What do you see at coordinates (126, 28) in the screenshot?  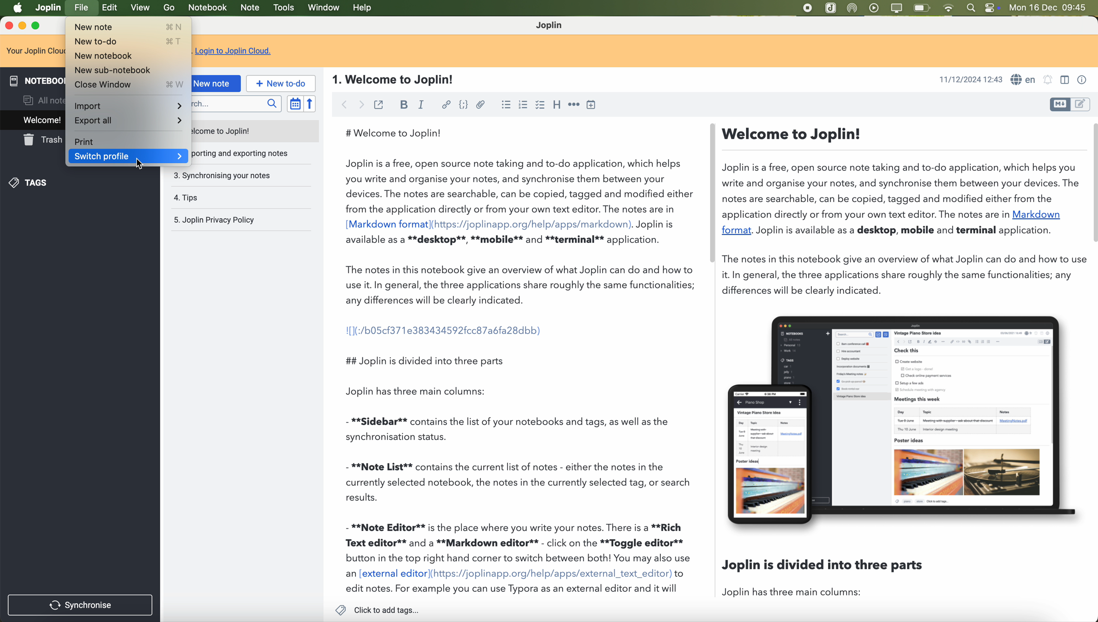 I see `New note` at bounding box center [126, 28].